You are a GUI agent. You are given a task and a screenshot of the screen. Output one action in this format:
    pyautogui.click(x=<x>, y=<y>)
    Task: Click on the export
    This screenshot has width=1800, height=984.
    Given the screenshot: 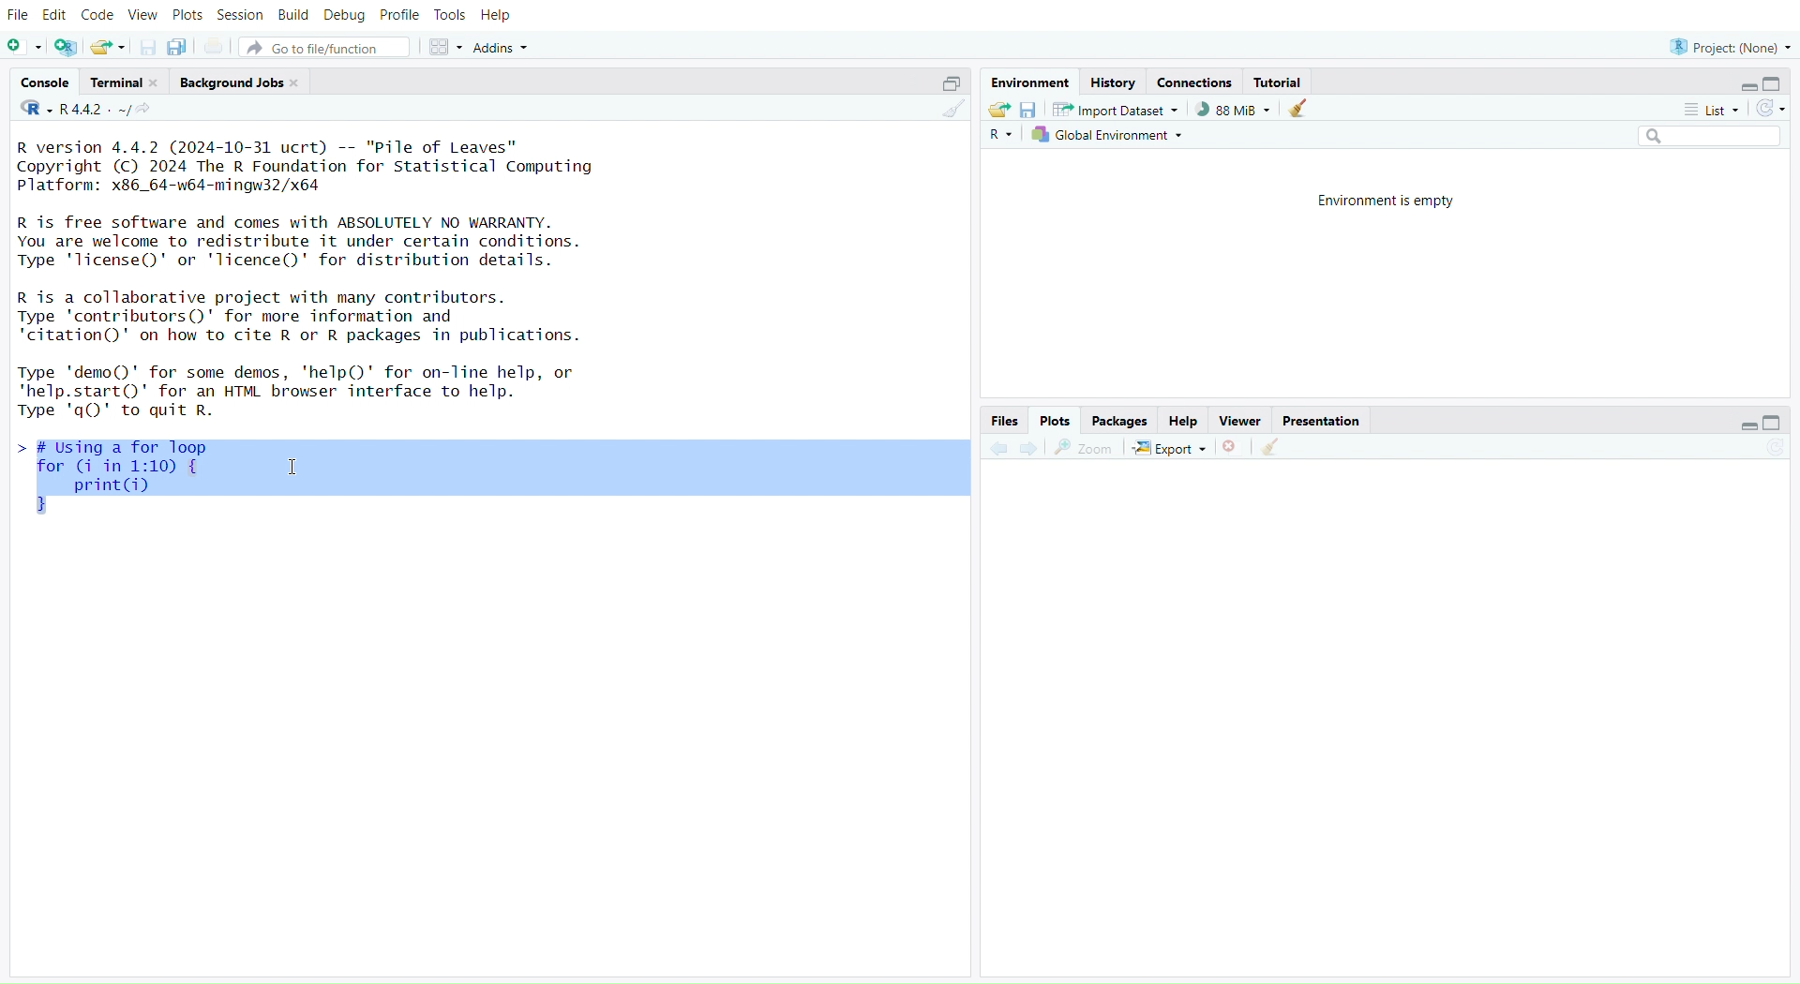 What is the action you would take?
    pyautogui.click(x=1167, y=450)
    